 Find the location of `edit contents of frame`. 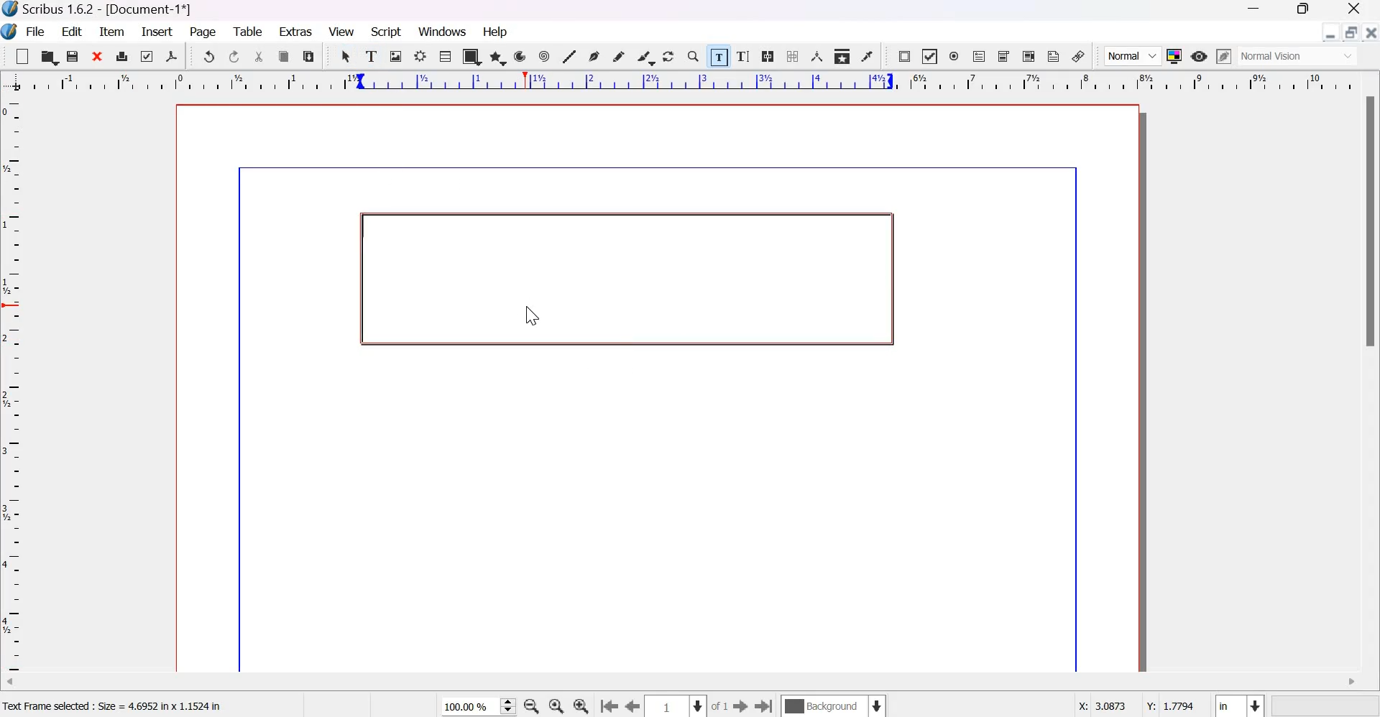

edit contents of frame is located at coordinates (717, 55).